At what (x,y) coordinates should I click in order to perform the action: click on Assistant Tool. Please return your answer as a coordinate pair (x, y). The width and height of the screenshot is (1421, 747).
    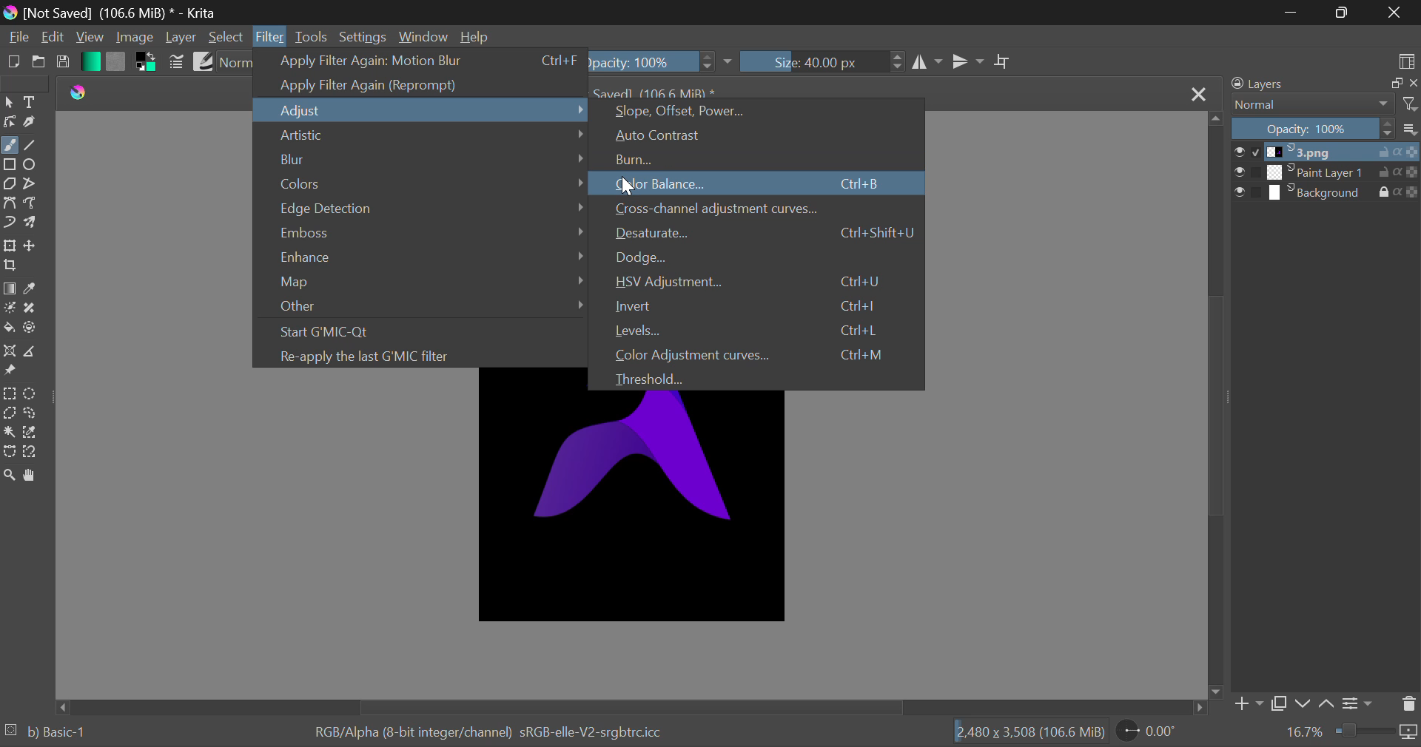
    Looking at the image, I should click on (9, 352).